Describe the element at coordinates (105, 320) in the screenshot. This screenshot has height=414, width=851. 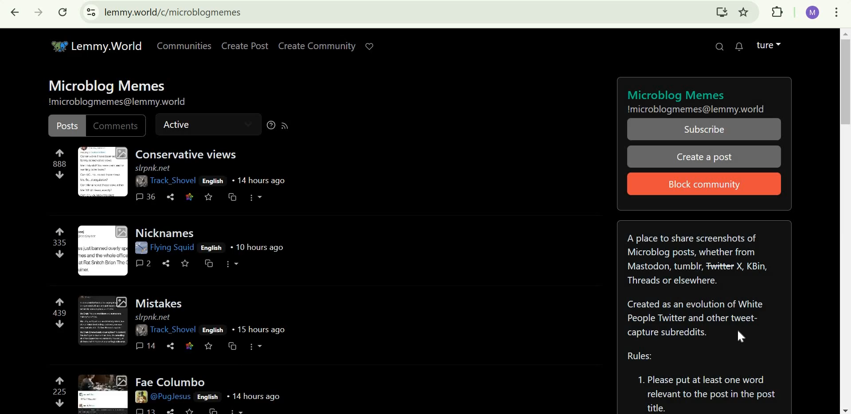
I see `expand here` at that location.